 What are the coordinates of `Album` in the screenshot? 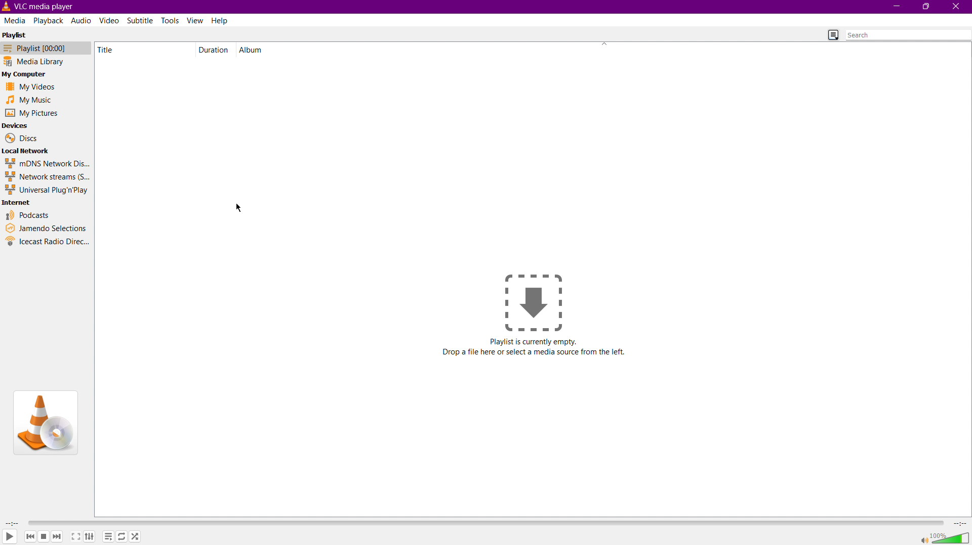 It's located at (251, 50).